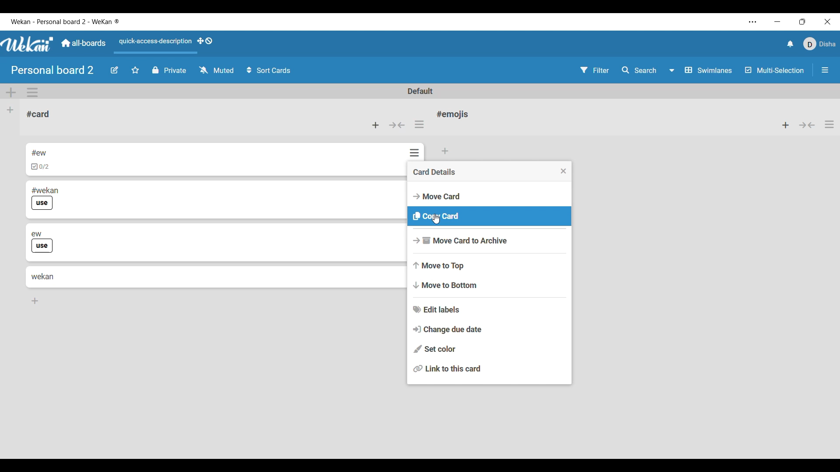  What do you see at coordinates (483, 172) in the screenshot?
I see `Card details` at bounding box center [483, 172].